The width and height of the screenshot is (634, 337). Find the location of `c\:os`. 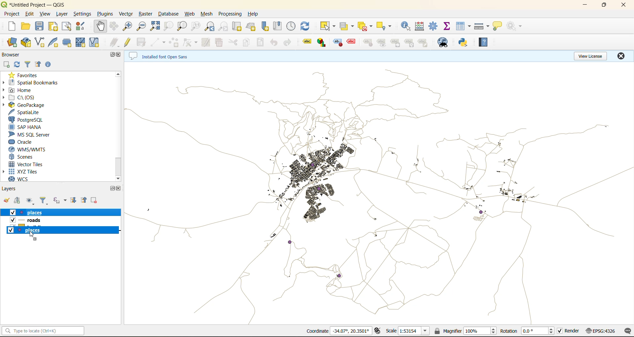

c\:os is located at coordinates (28, 97).